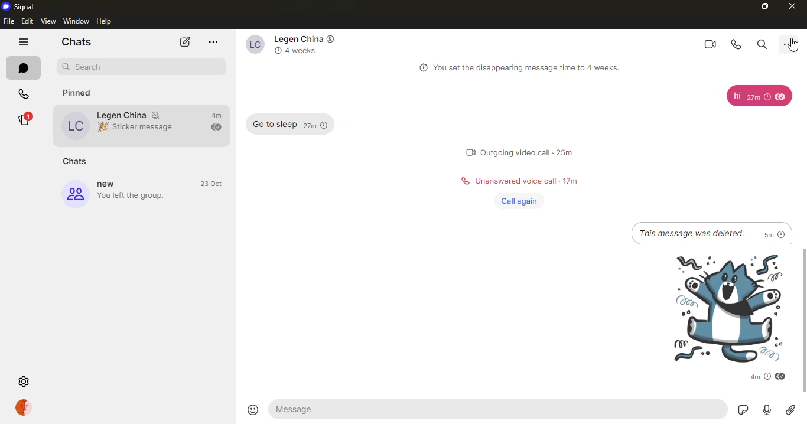 Image resolution: width=807 pixels, height=424 pixels. What do you see at coordinates (707, 43) in the screenshot?
I see `video call` at bounding box center [707, 43].